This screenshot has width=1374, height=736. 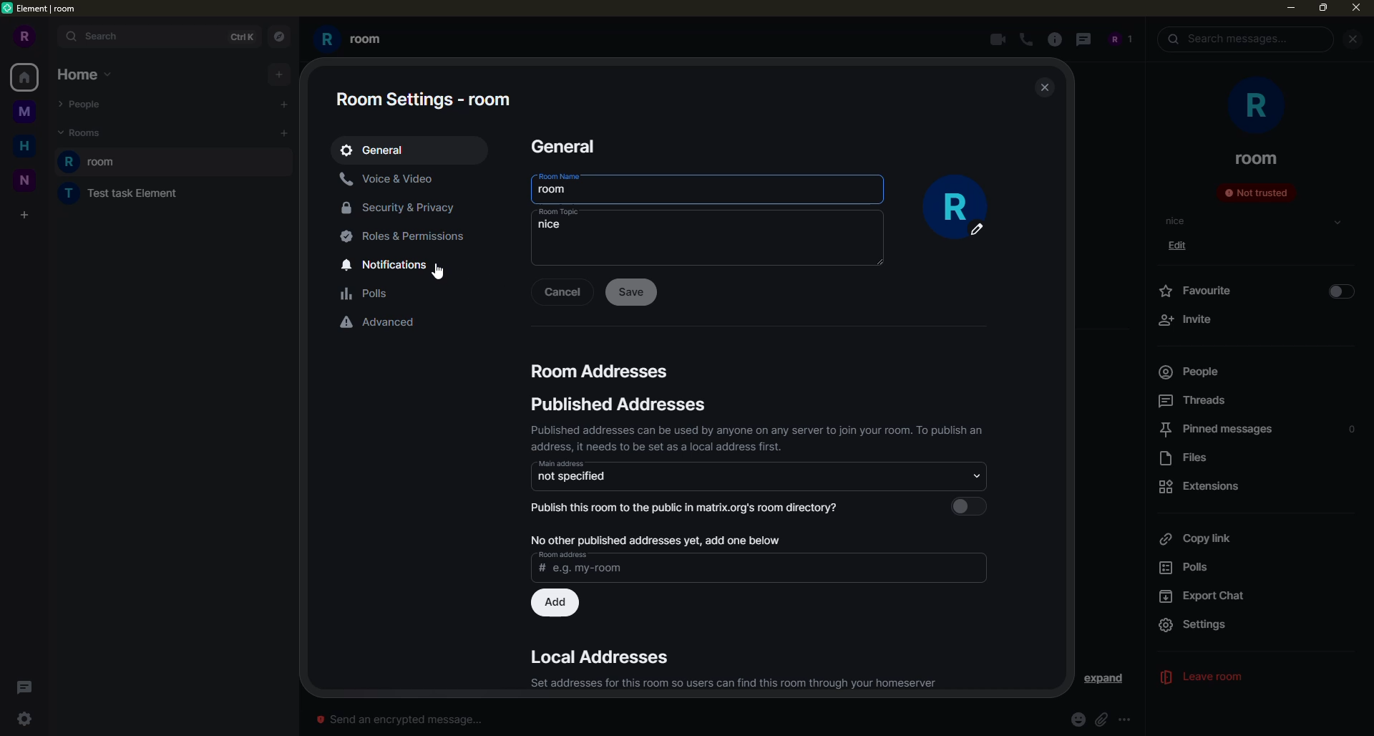 I want to click on files, so click(x=1190, y=458).